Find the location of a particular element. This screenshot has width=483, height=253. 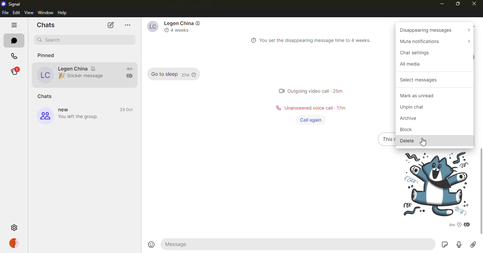

mute notifications is located at coordinates (433, 41).